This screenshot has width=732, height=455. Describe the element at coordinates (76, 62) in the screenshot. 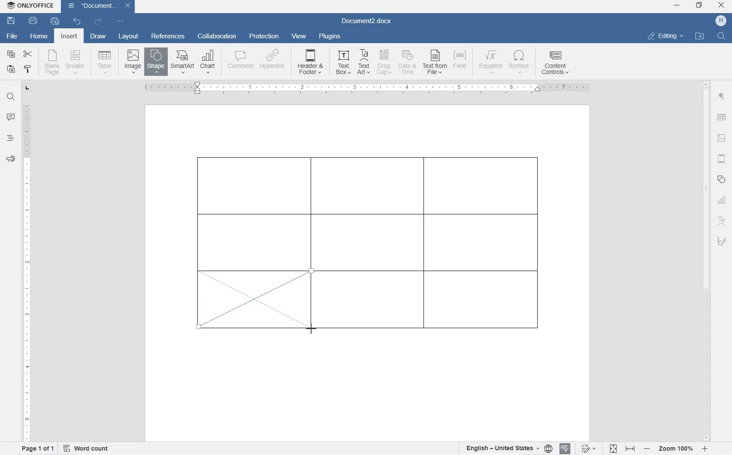

I see `insert page breaks` at that location.